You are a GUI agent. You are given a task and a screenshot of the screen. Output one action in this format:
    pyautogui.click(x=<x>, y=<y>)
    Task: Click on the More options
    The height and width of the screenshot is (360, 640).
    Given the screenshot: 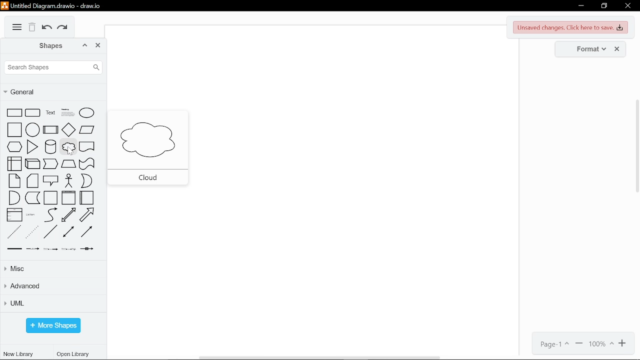 What is the action you would take?
    pyautogui.click(x=17, y=27)
    